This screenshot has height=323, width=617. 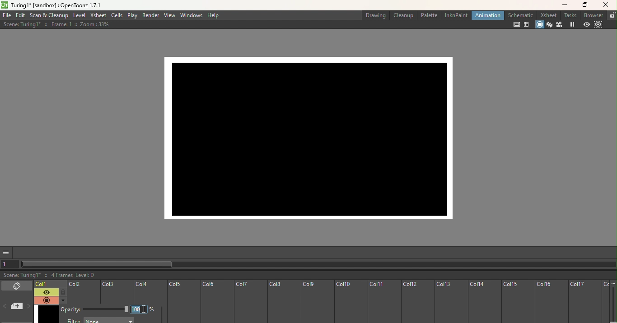 I want to click on zoom in/out of timeline, so click(x=613, y=305).